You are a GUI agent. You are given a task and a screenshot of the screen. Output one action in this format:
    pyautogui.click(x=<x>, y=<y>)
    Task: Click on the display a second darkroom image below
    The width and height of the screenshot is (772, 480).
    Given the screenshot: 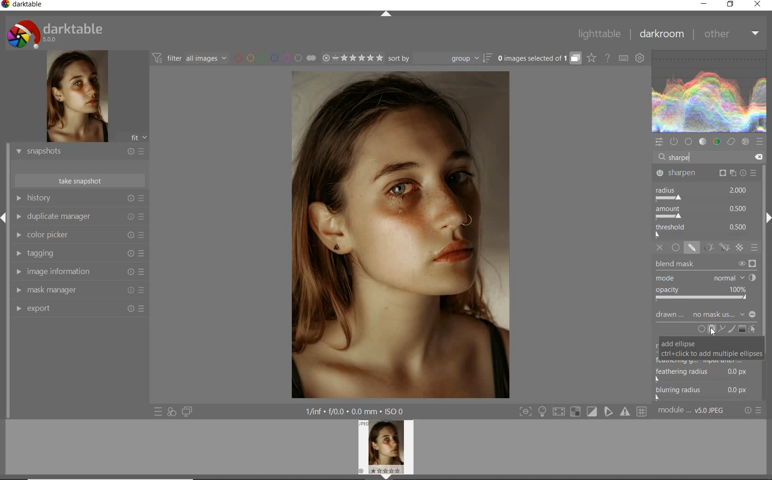 What is the action you would take?
    pyautogui.click(x=186, y=412)
    